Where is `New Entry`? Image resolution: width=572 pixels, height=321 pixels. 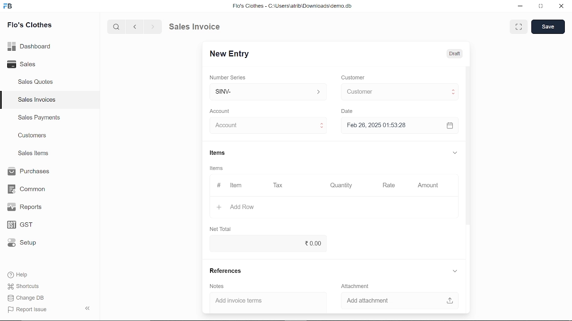 New Entry is located at coordinates (233, 54).